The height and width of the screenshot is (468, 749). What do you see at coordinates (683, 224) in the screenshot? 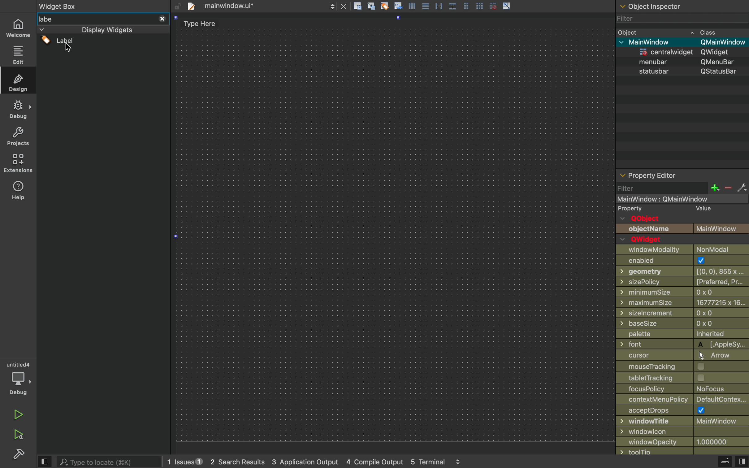
I see `objects` at bounding box center [683, 224].